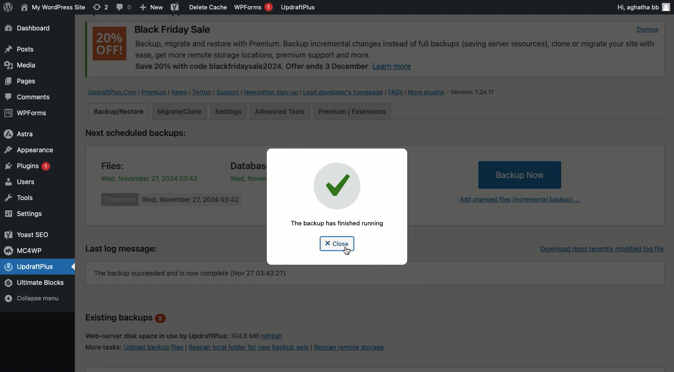  I want to click on UpdraftPlus, so click(299, 7).